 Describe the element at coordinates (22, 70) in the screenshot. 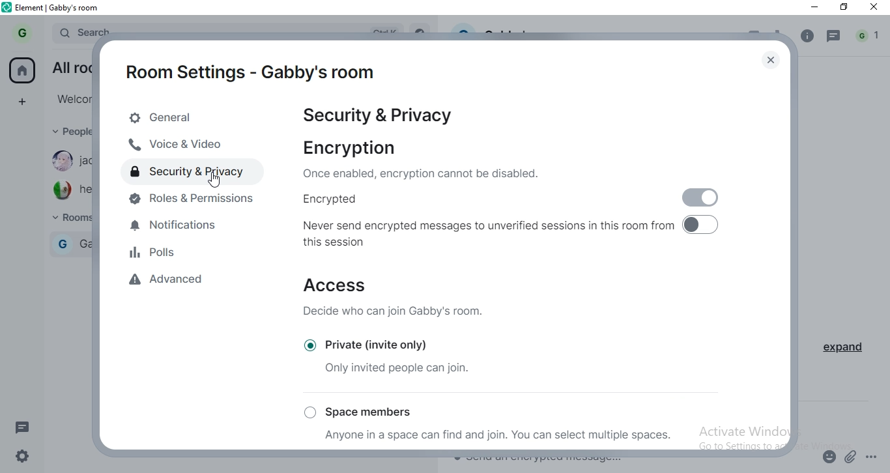

I see `home` at that location.